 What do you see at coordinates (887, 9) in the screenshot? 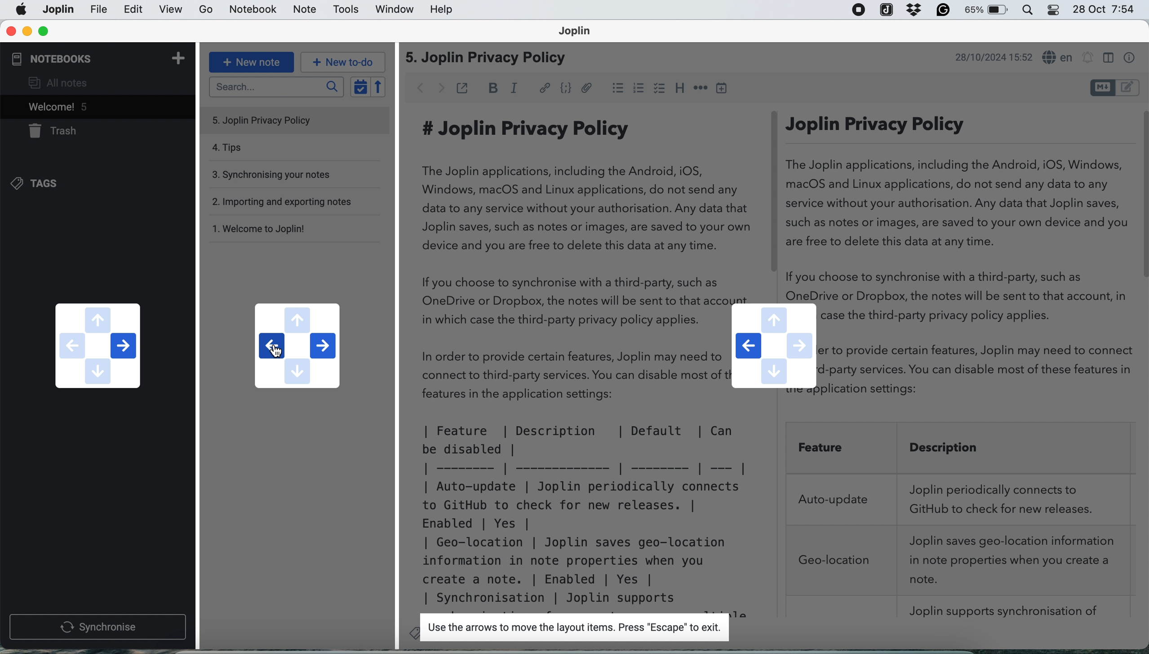
I see `joplin` at bounding box center [887, 9].